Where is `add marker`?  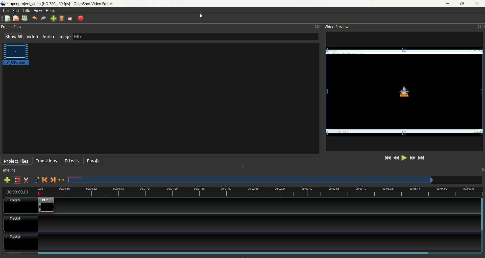 add marker is located at coordinates (36, 180).